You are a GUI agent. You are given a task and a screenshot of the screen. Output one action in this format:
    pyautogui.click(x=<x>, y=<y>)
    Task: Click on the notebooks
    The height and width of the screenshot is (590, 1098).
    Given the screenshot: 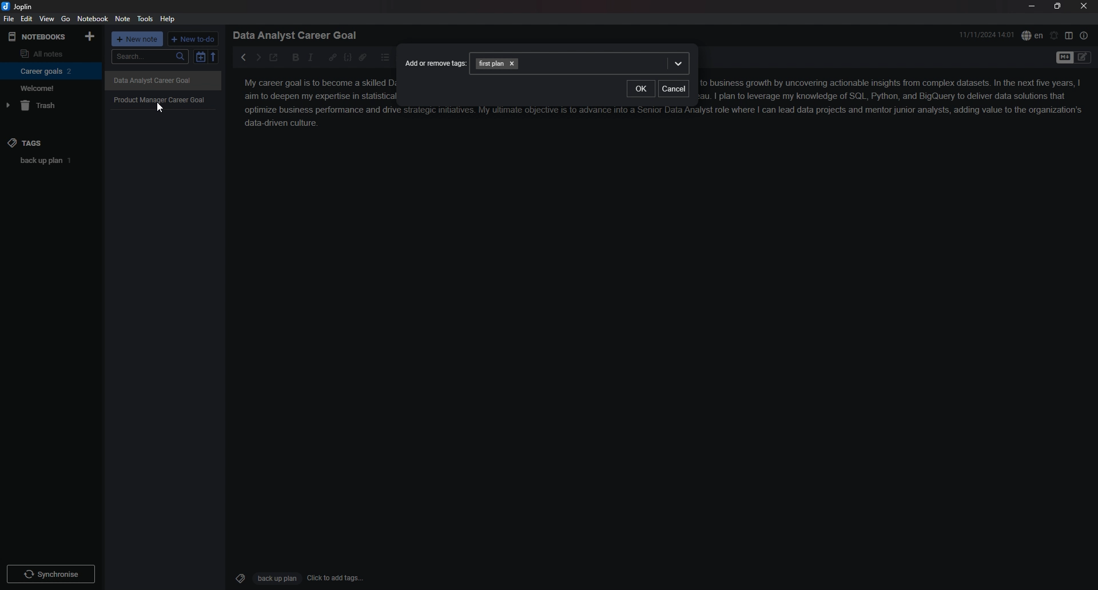 What is the action you would take?
    pyautogui.click(x=38, y=37)
    